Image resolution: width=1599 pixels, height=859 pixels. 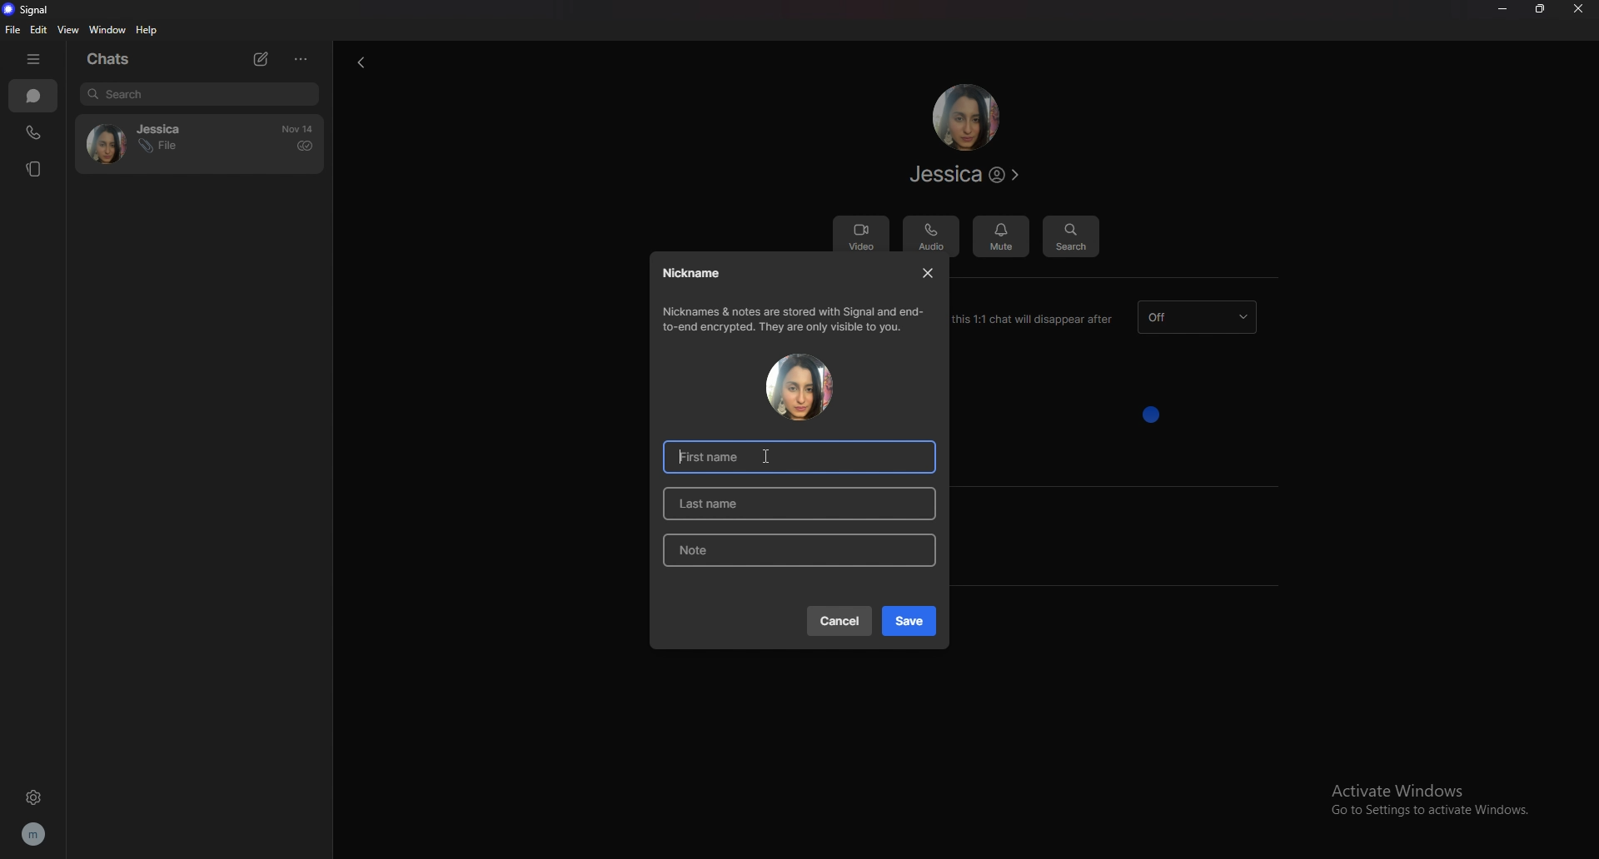 What do you see at coordinates (146, 31) in the screenshot?
I see `help` at bounding box center [146, 31].